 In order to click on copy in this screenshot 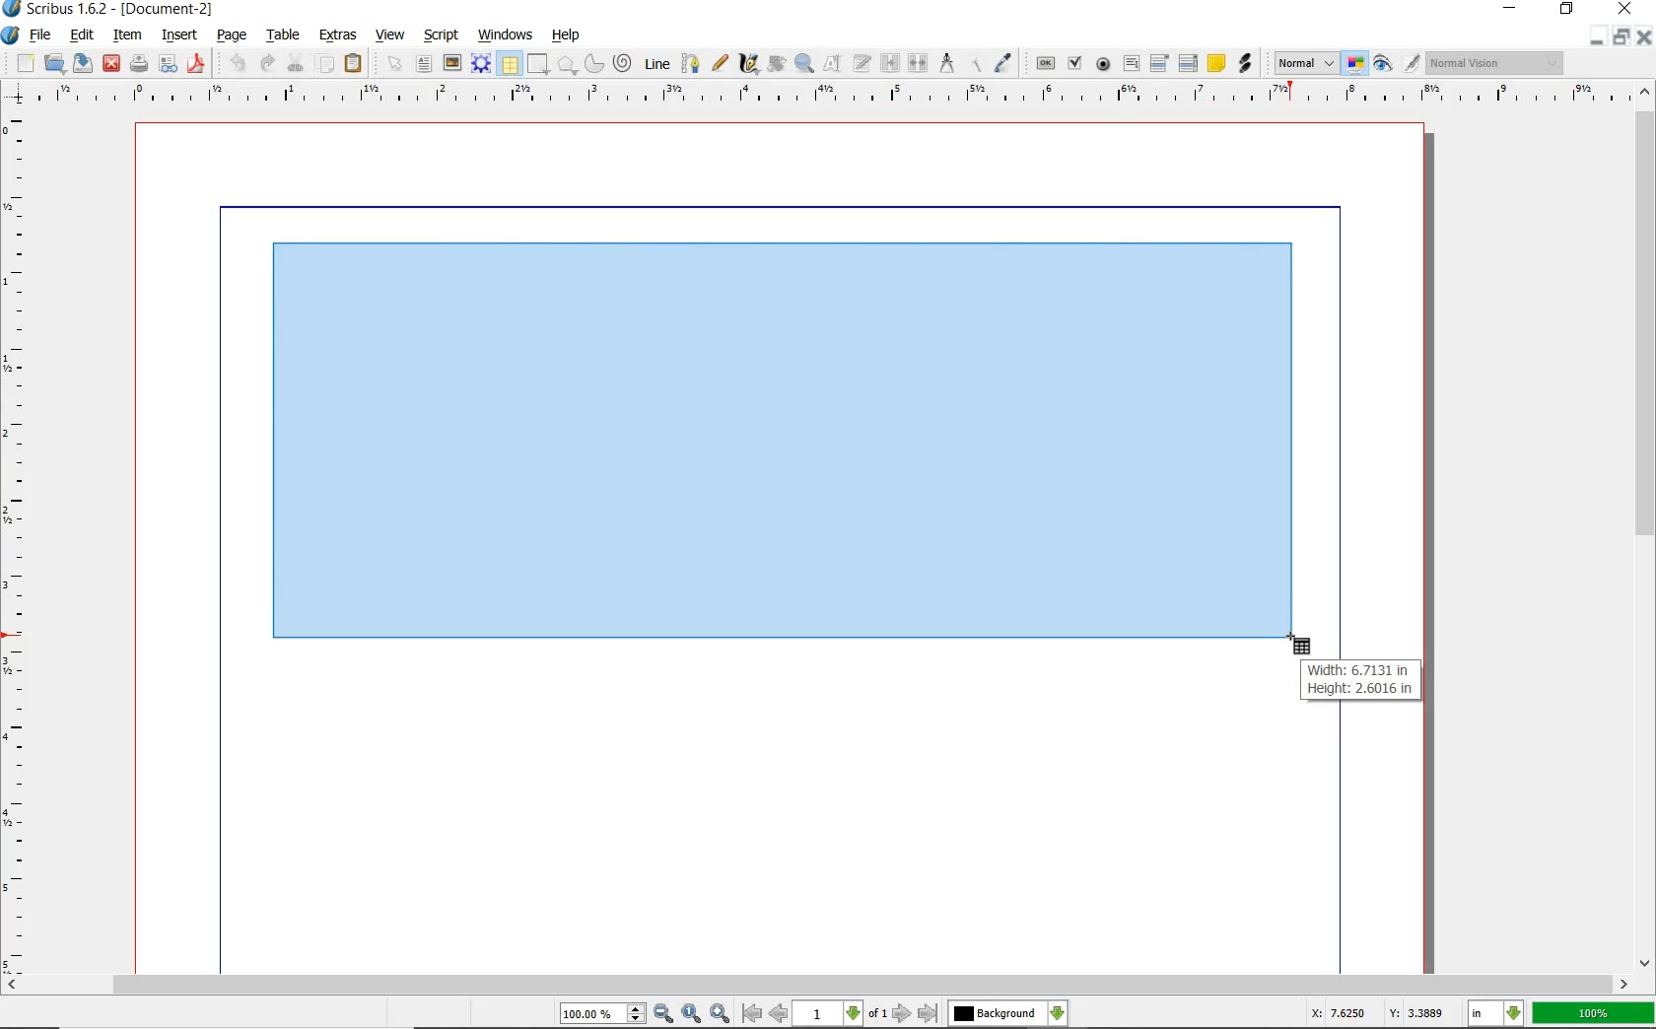, I will do `click(326, 65)`.